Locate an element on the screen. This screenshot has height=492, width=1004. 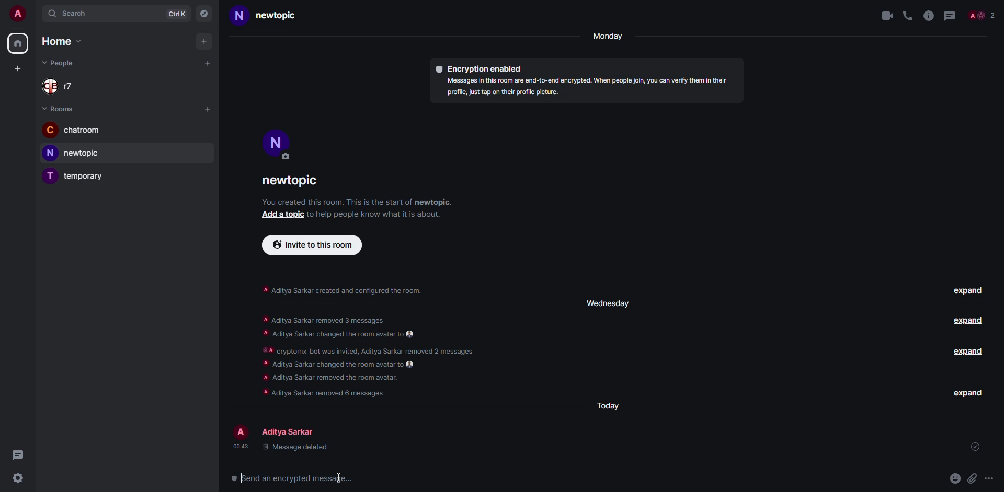
people is located at coordinates (984, 15).